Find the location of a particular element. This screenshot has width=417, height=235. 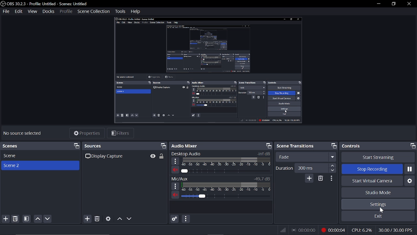

tools is located at coordinates (121, 12).